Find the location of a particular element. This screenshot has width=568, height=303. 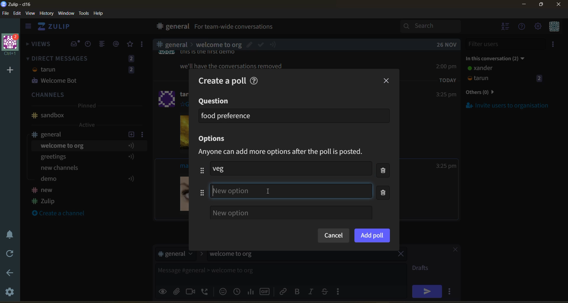

help is located at coordinates (344, 28).